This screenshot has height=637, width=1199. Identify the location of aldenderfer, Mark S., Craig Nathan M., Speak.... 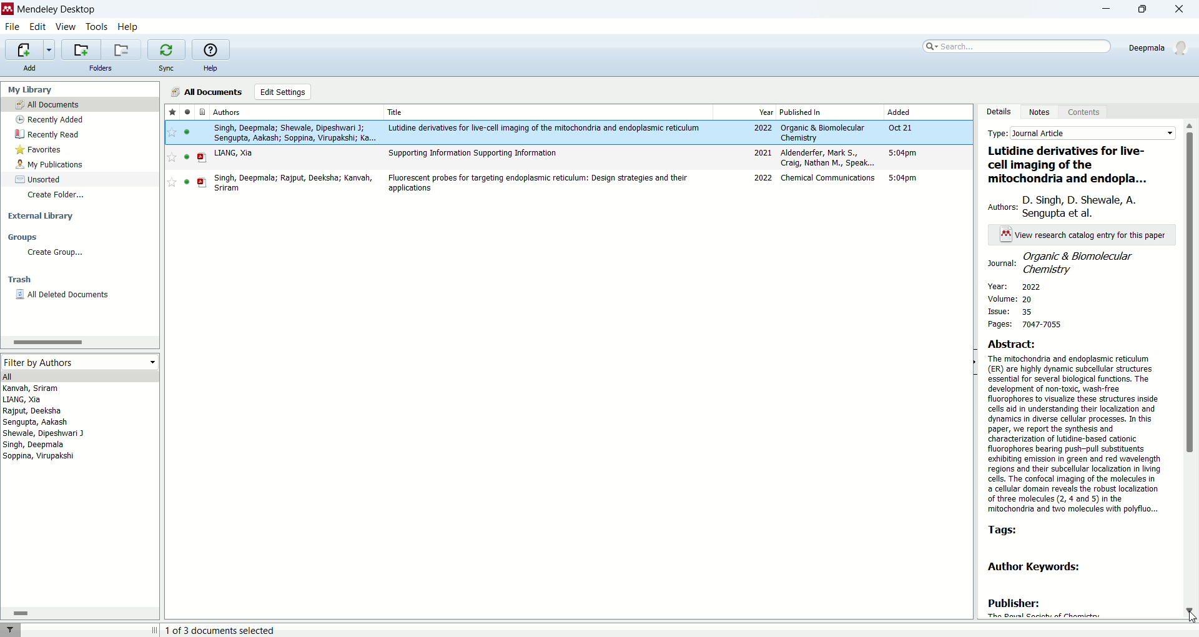
(828, 157).